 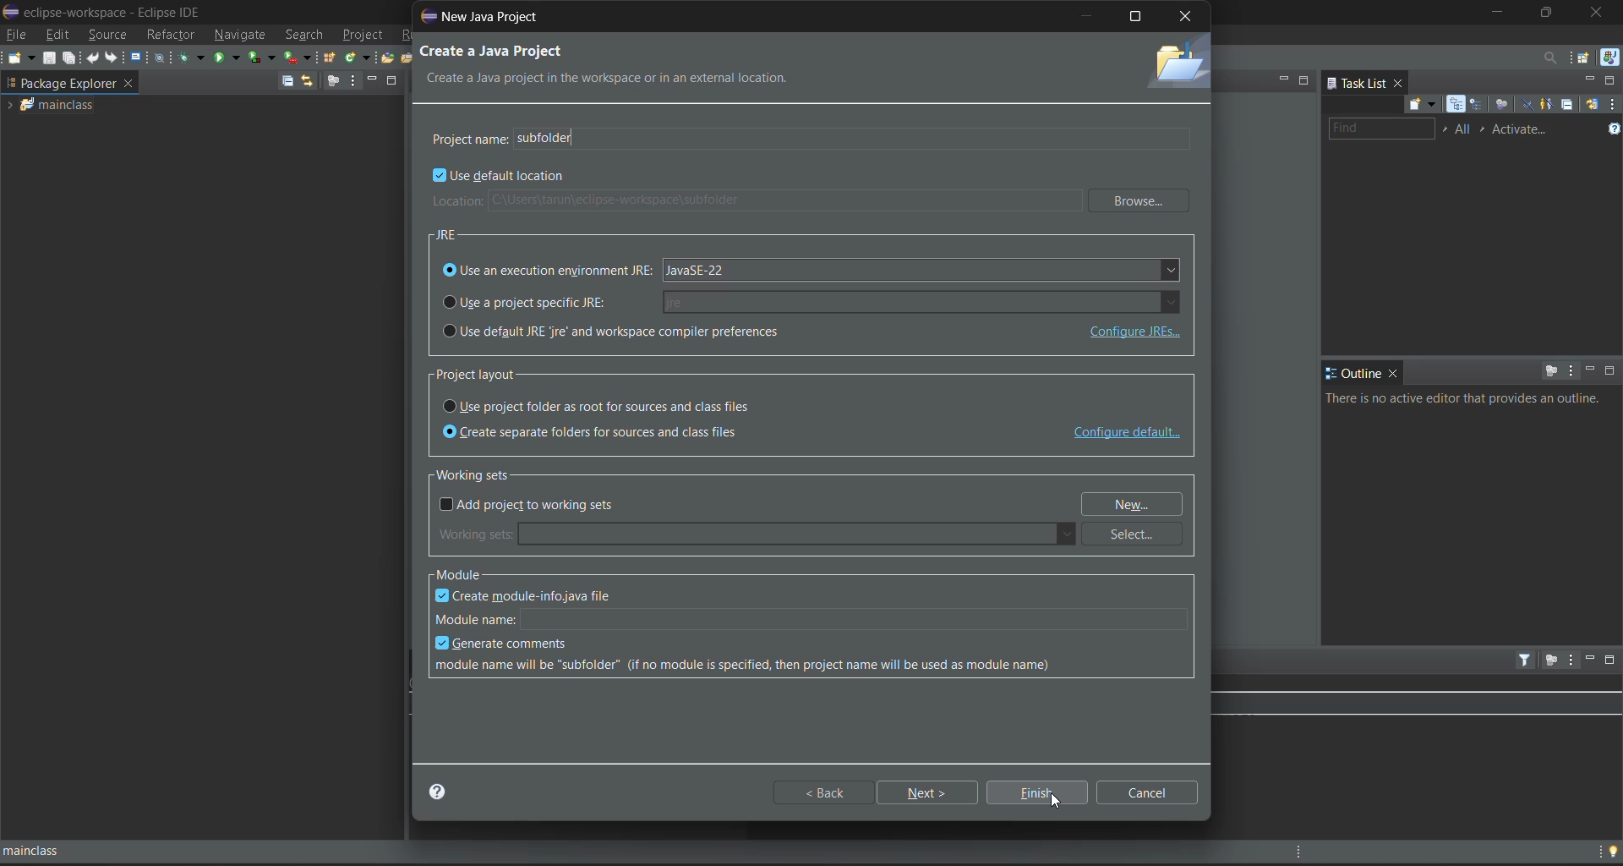 What do you see at coordinates (1419, 104) in the screenshot?
I see `new task` at bounding box center [1419, 104].